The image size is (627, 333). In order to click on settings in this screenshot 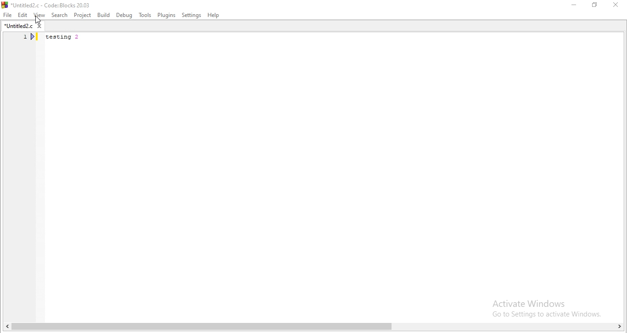, I will do `click(190, 15)`.